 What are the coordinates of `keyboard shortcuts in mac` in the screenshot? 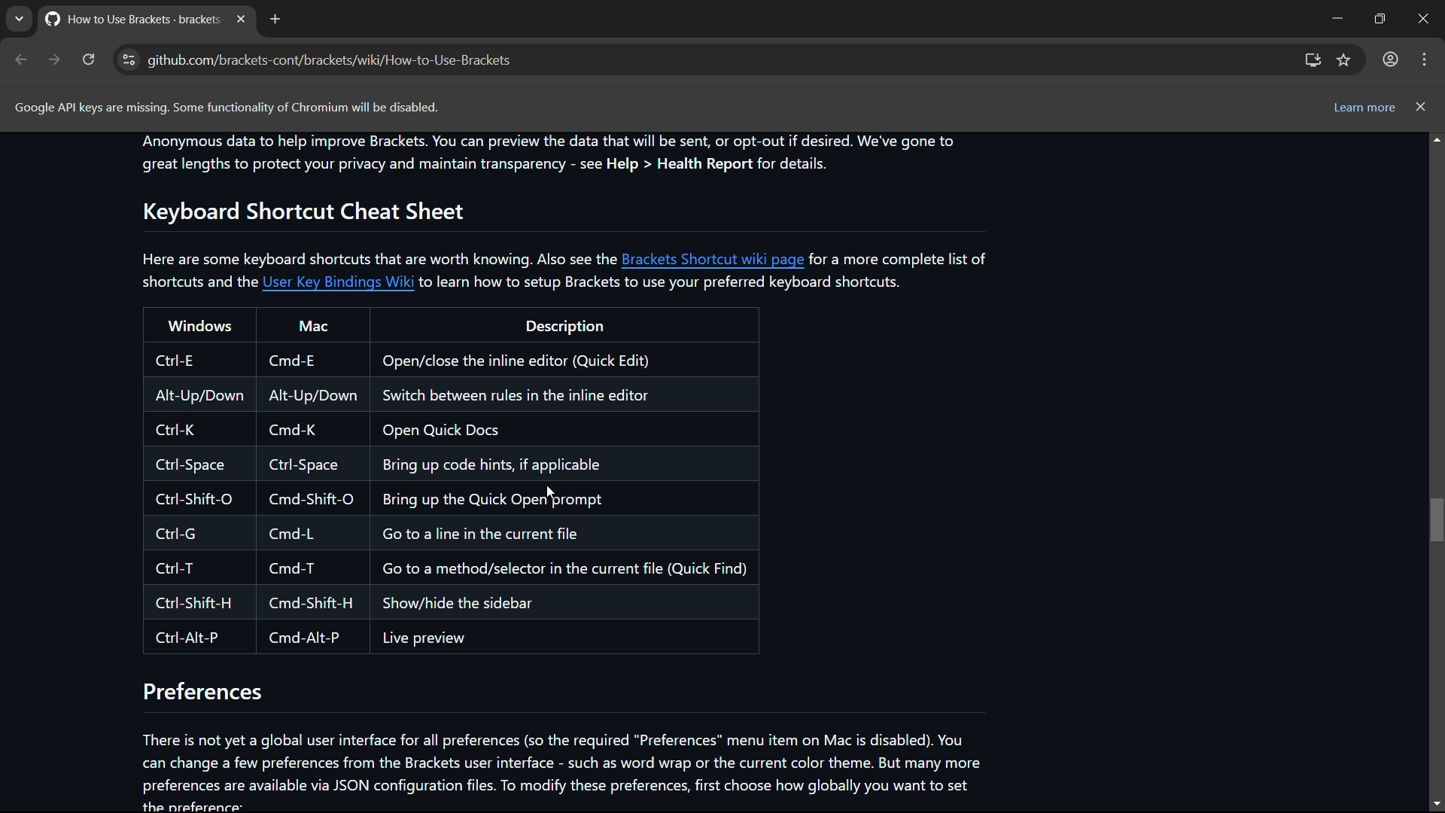 It's located at (309, 497).